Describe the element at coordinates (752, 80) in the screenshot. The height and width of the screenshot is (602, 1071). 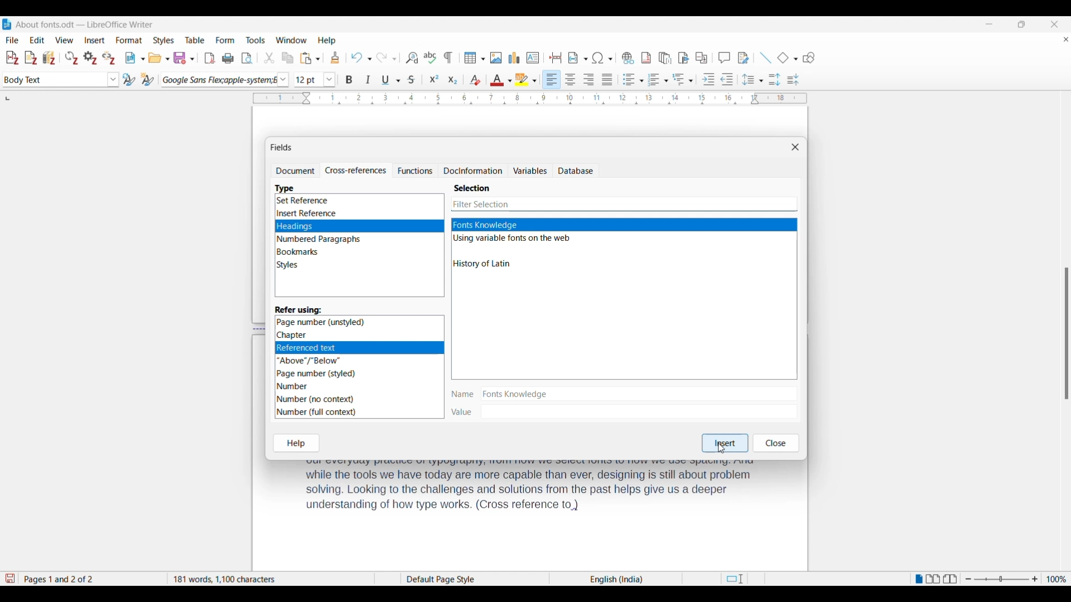
I see `Set line spacing options` at that location.